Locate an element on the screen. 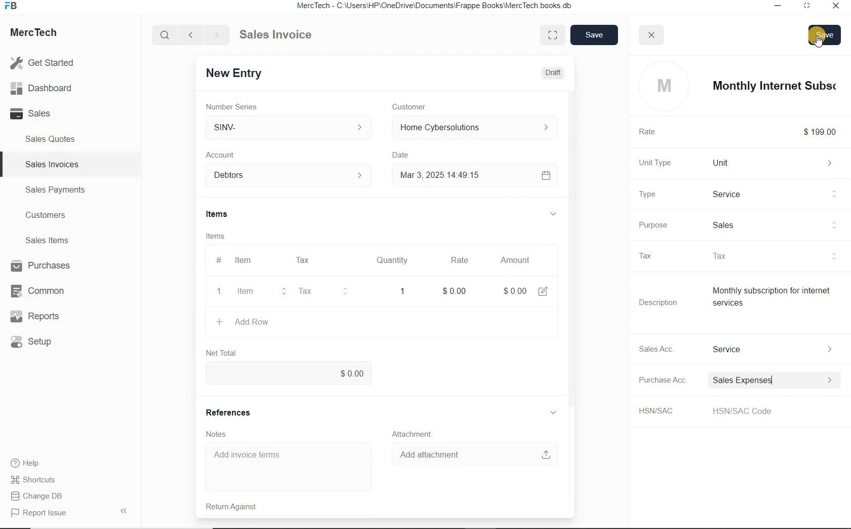 This screenshot has width=851, height=529. Rate is located at coordinates (459, 260).